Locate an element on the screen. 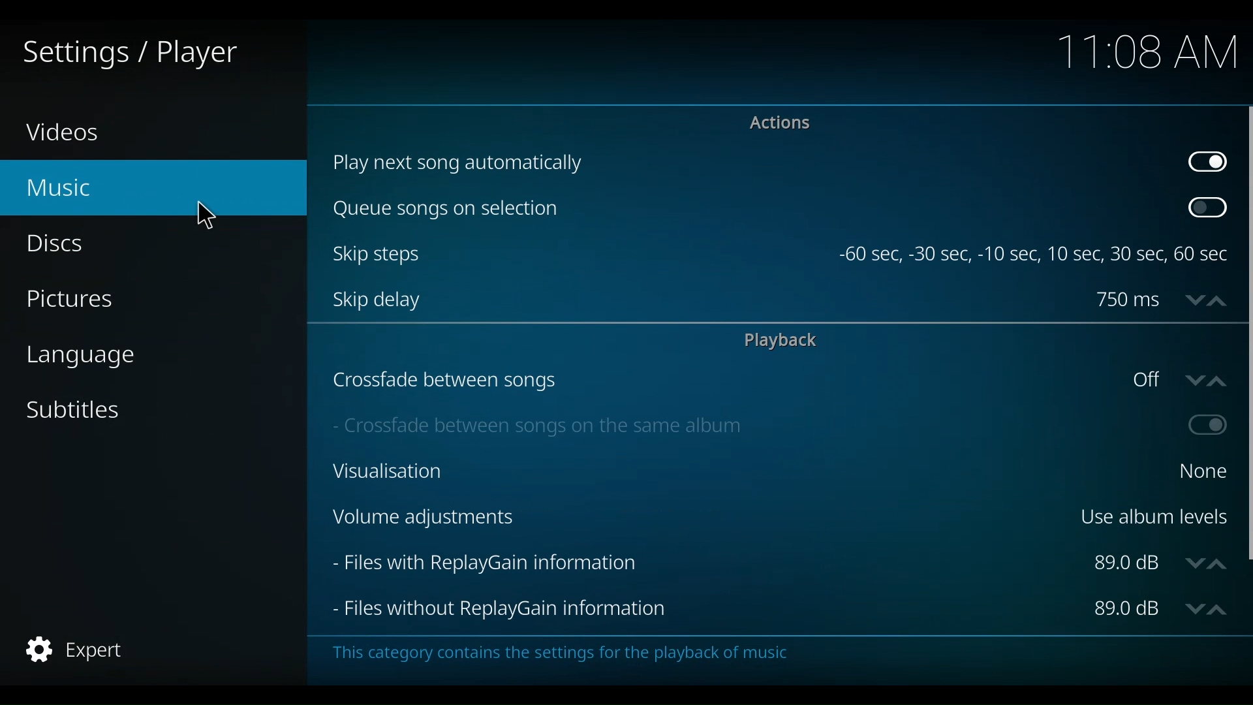 The width and height of the screenshot is (1253, 705). -60 sec, -30 sec, -10 sec, 10 sec, 30 sec, 60 sec is located at coordinates (1035, 255).